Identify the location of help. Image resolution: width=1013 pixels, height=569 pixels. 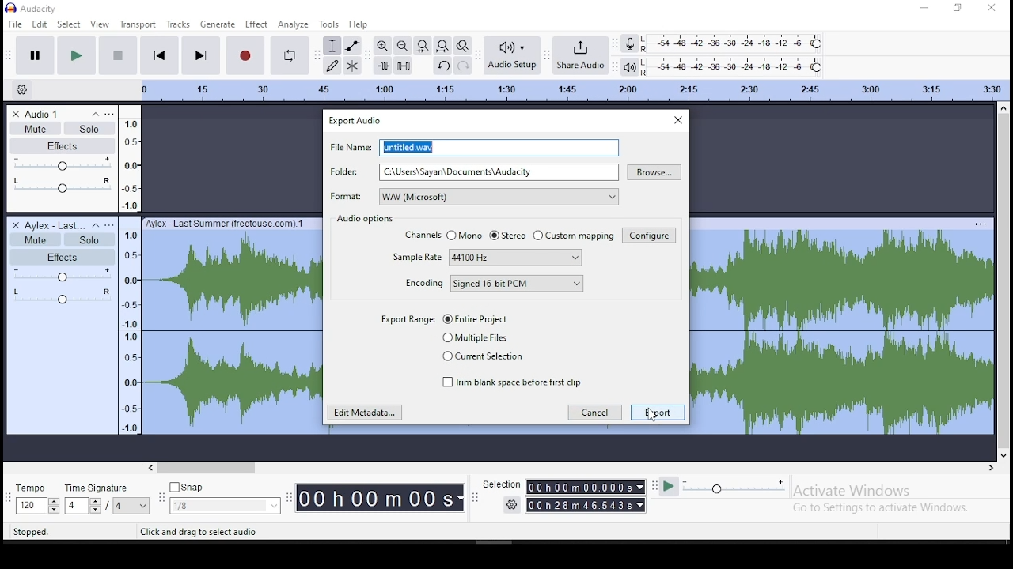
(358, 24).